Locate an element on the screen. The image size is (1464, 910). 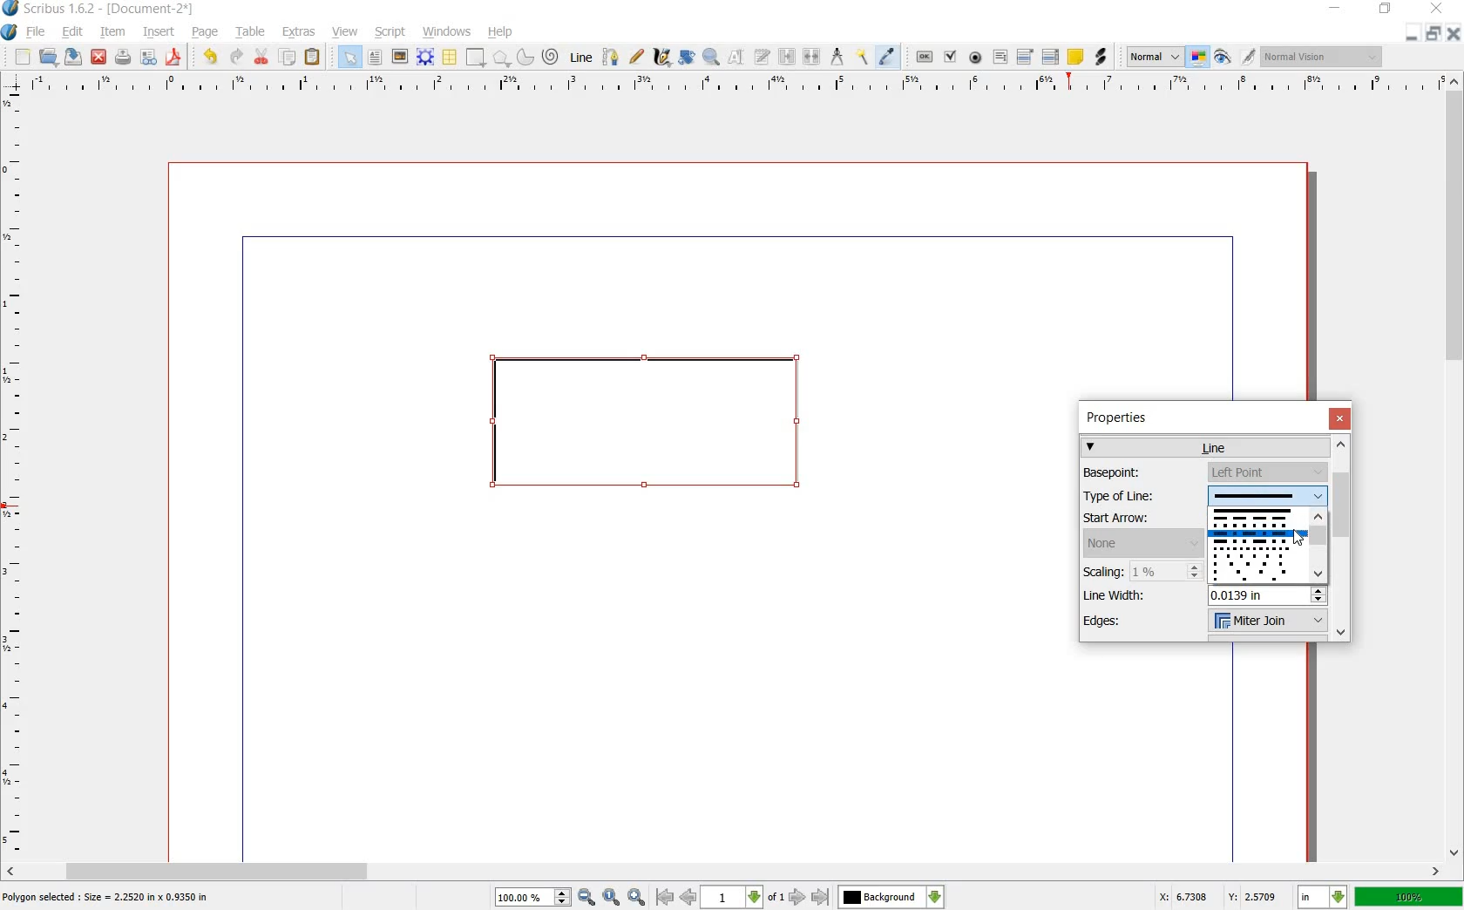
REDO is located at coordinates (237, 58).